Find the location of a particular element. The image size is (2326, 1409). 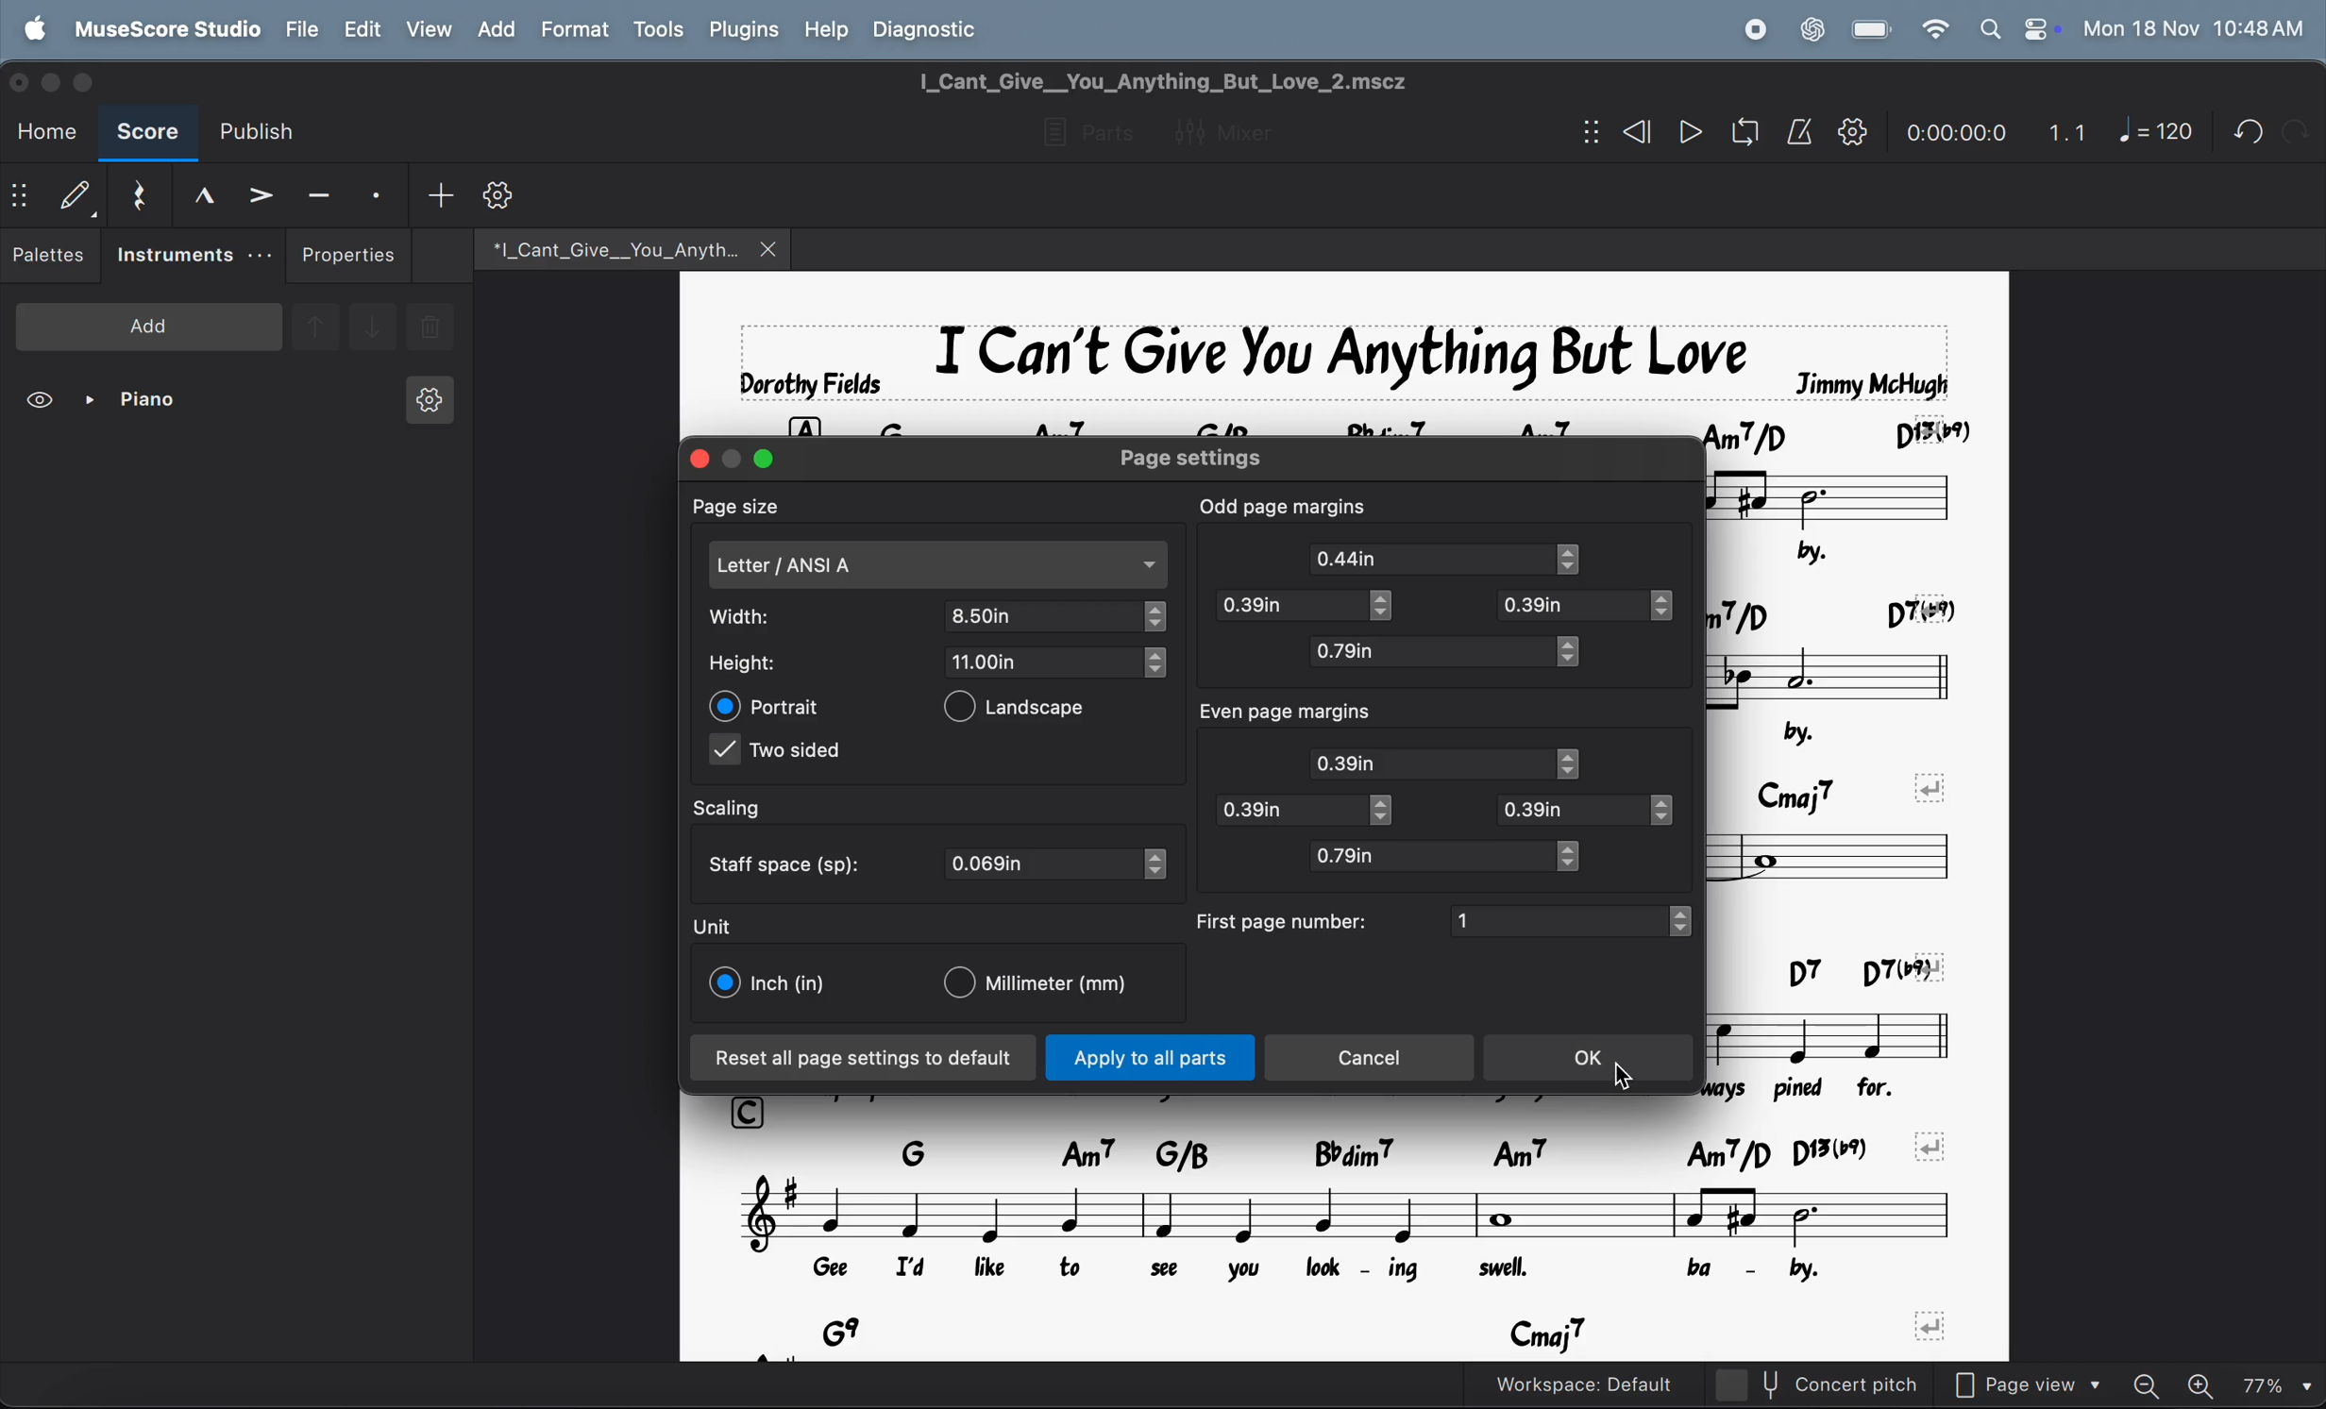

format is located at coordinates (573, 29).